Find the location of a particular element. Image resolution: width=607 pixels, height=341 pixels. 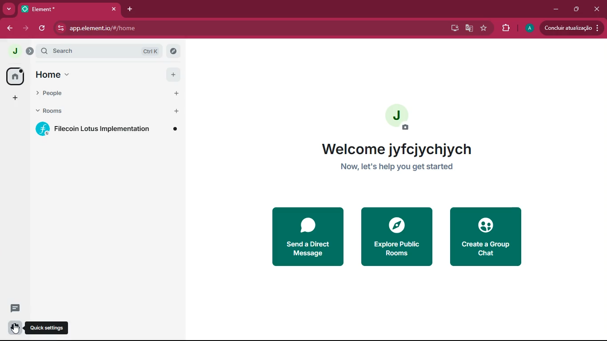

restore down is located at coordinates (577, 9).